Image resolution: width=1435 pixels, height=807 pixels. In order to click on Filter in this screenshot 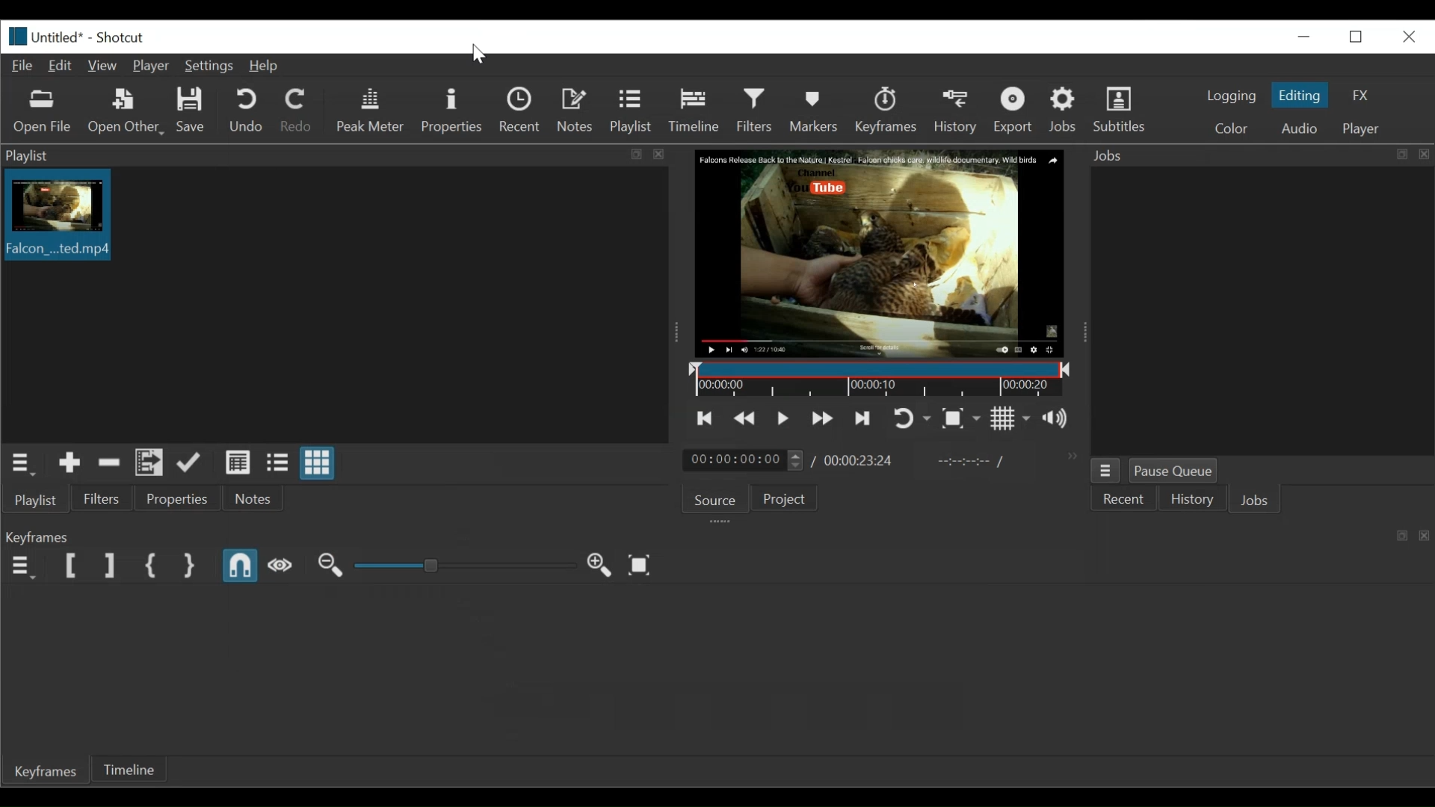, I will do `click(102, 499)`.